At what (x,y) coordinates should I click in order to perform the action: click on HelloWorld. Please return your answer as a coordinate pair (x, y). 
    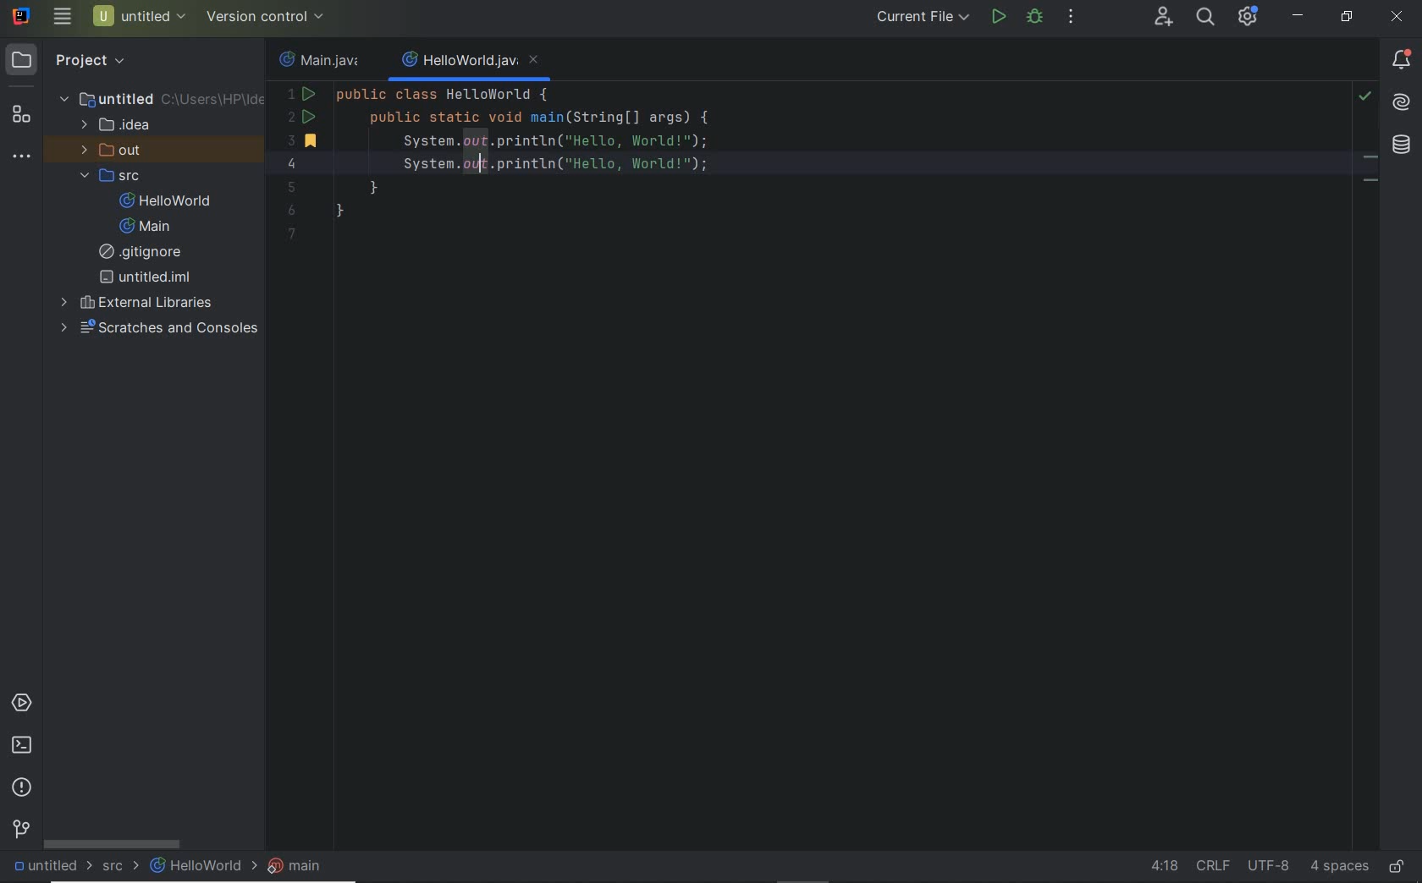
    Looking at the image, I should click on (200, 865).